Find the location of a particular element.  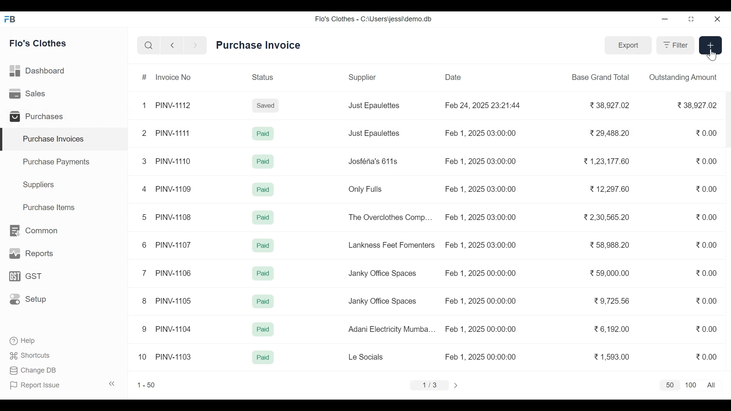

PINV-1103 is located at coordinates (174, 355).